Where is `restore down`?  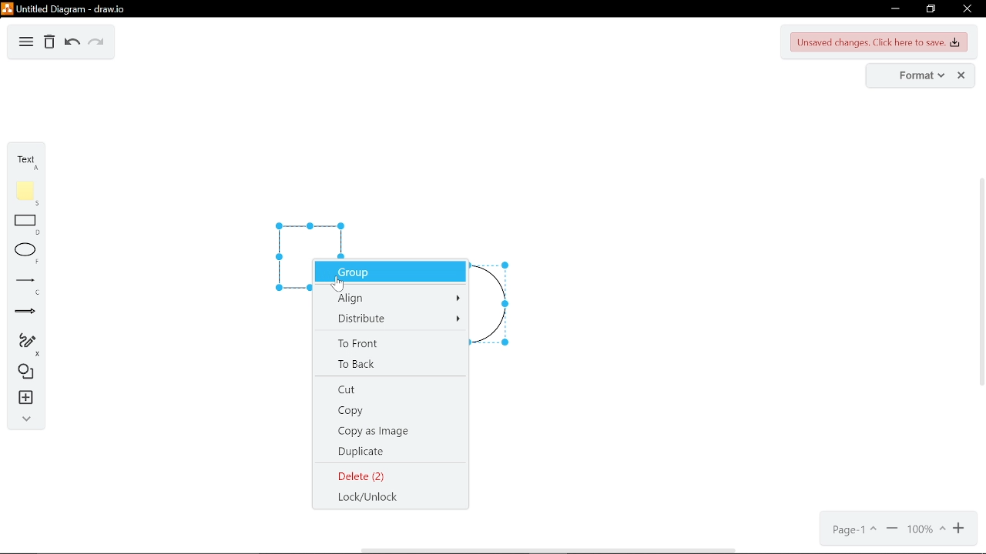
restore down is located at coordinates (930, 10).